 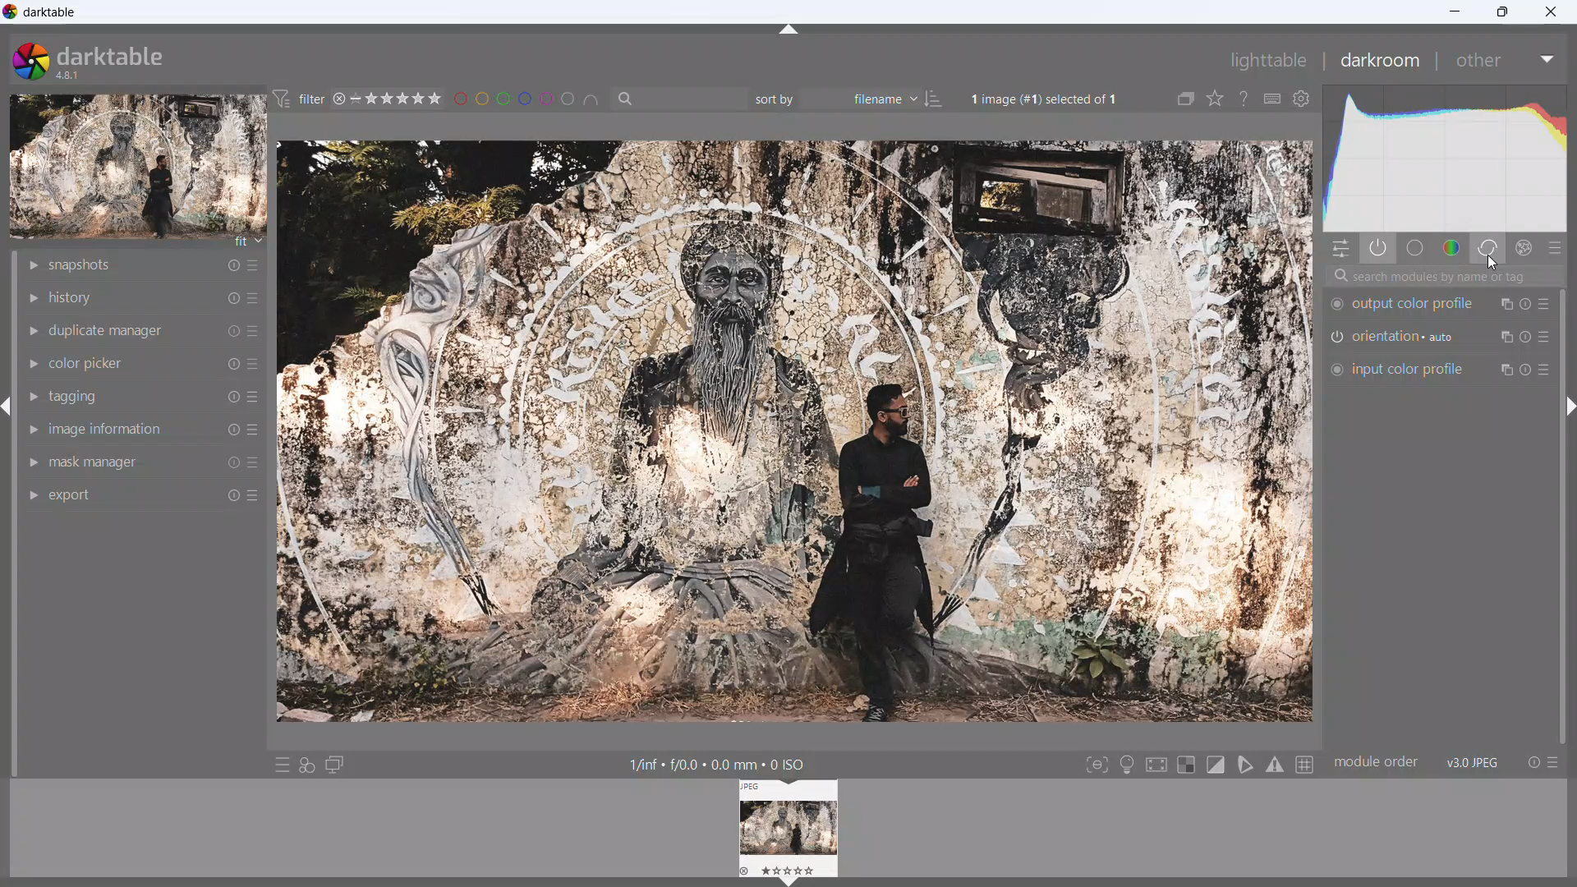 I want to click on histogram, so click(x=1446, y=156).